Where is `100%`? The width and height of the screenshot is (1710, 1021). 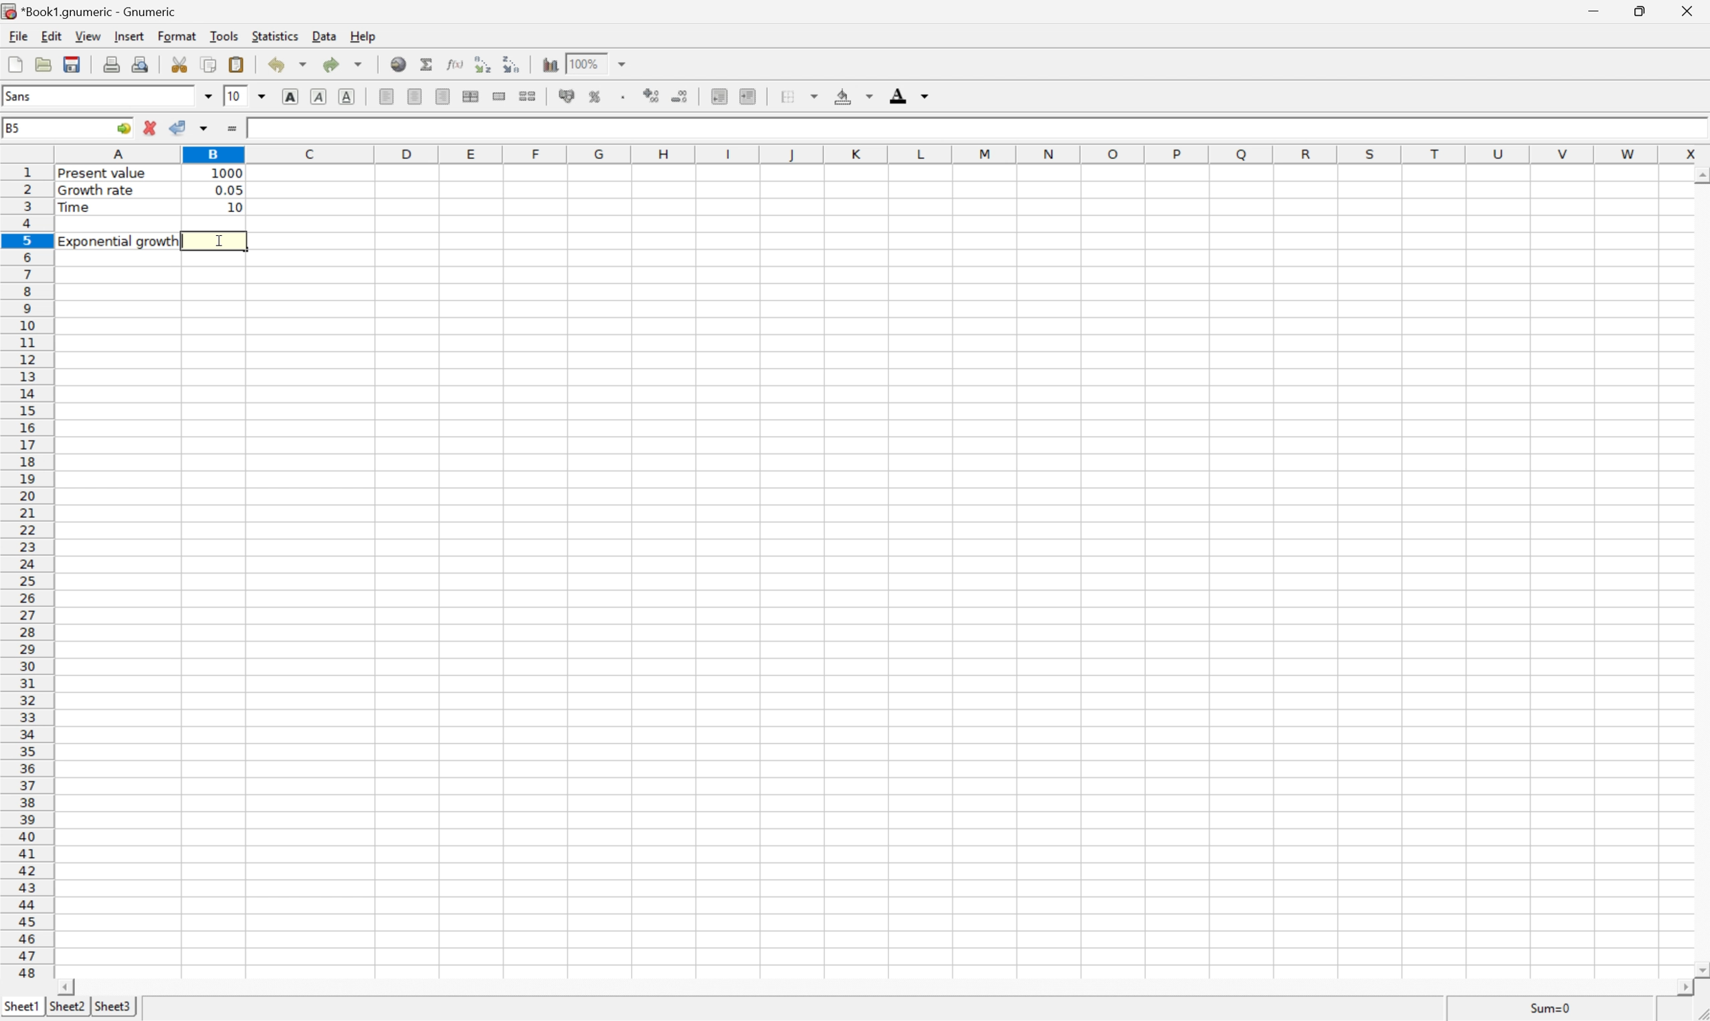 100% is located at coordinates (587, 64).